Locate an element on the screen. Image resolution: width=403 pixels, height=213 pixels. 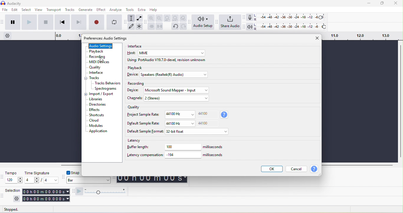
interface is located at coordinates (137, 47).